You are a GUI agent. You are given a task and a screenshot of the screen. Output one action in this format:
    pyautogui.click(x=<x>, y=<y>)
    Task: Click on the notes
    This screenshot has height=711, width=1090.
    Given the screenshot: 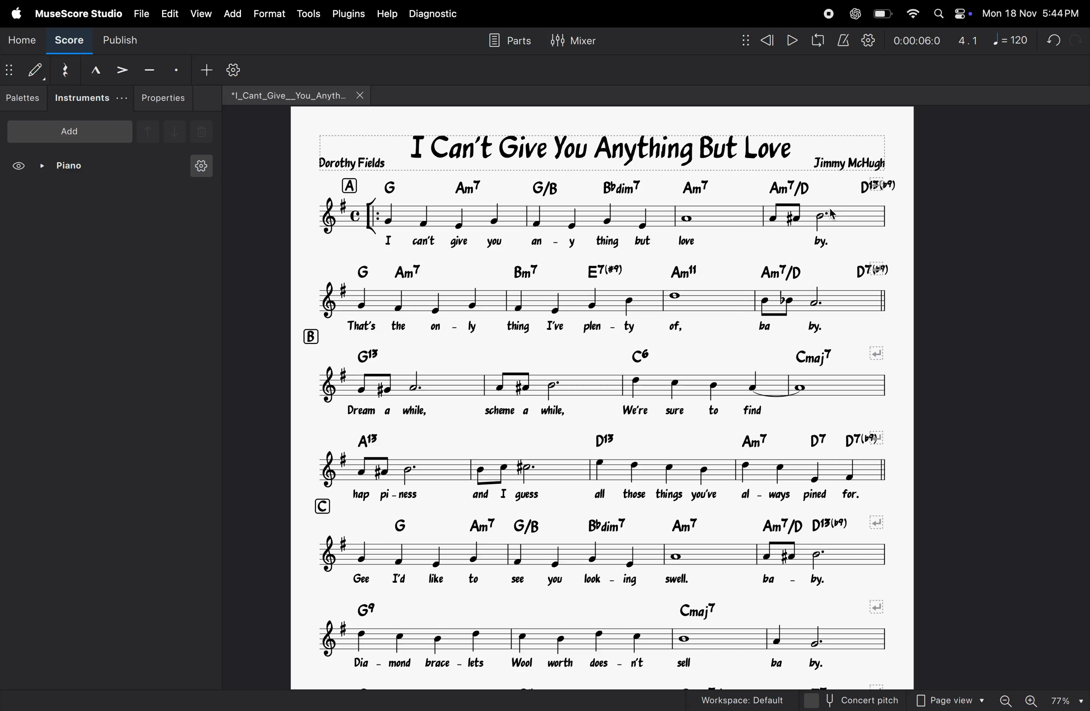 What is the action you would take?
    pyautogui.click(x=617, y=215)
    